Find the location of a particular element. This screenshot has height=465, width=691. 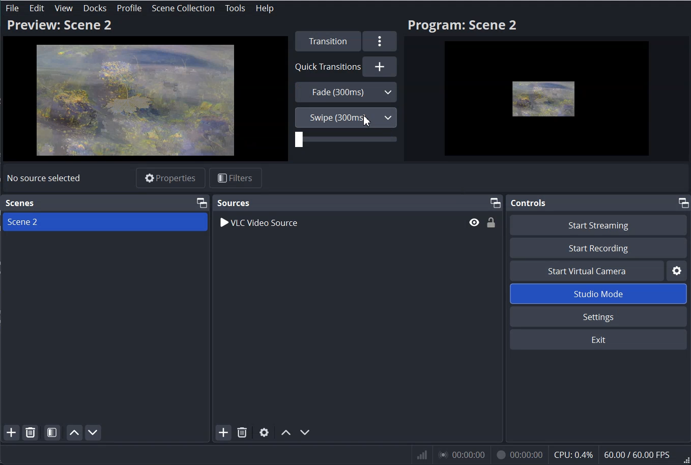

Scene is located at coordinates (21, 203).